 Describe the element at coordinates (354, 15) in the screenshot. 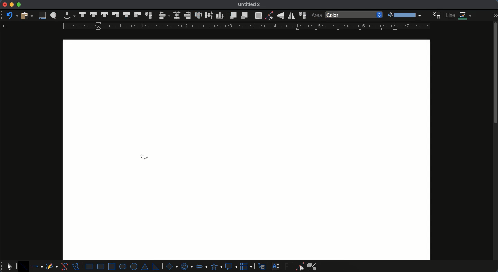

I see `color` at that location.